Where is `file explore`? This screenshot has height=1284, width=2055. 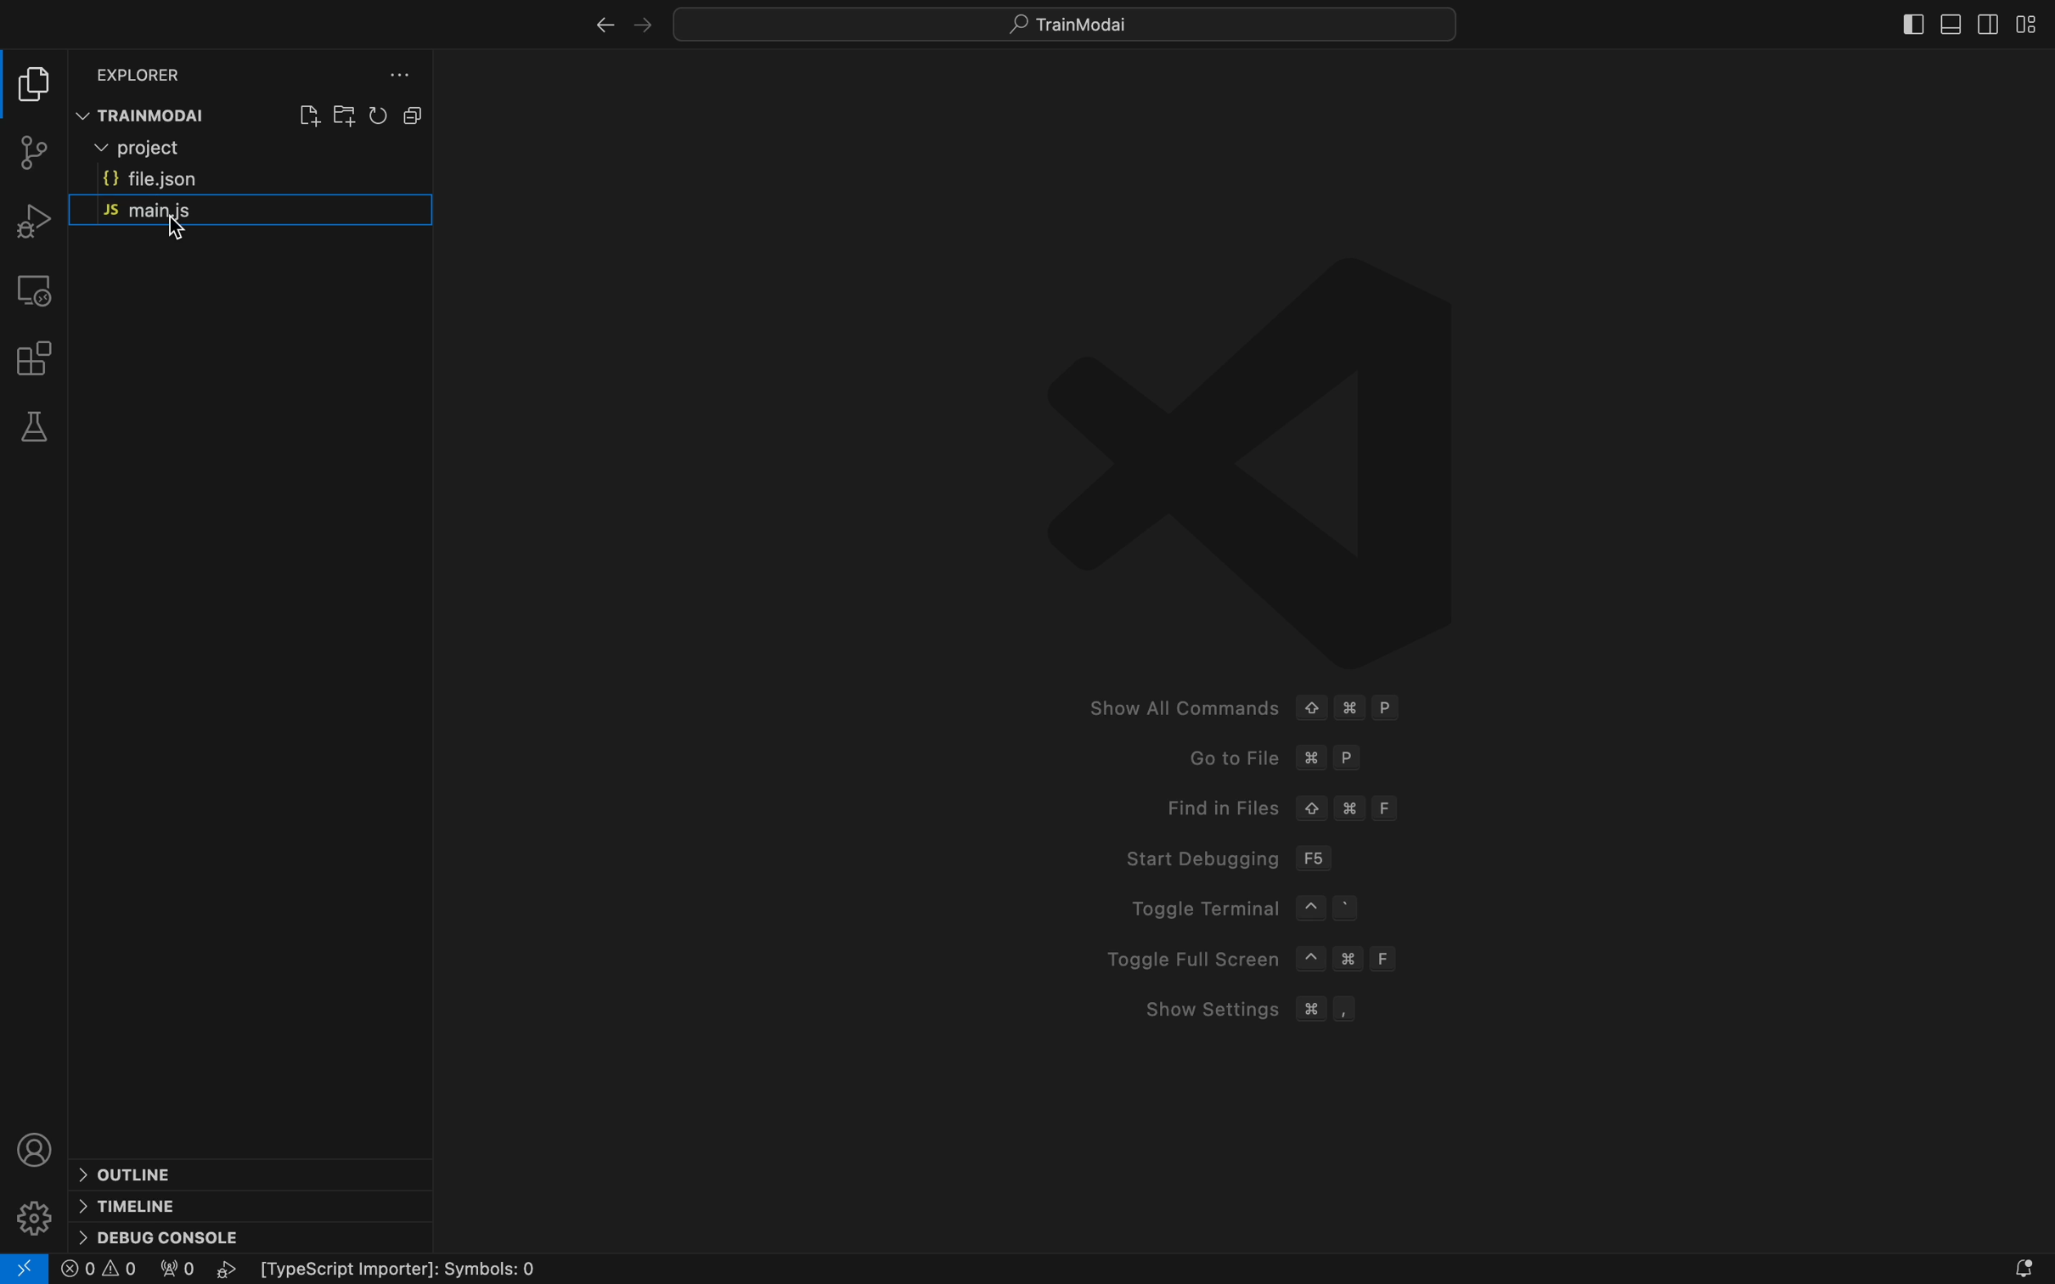
file explore is located at coordinates (37, 84).